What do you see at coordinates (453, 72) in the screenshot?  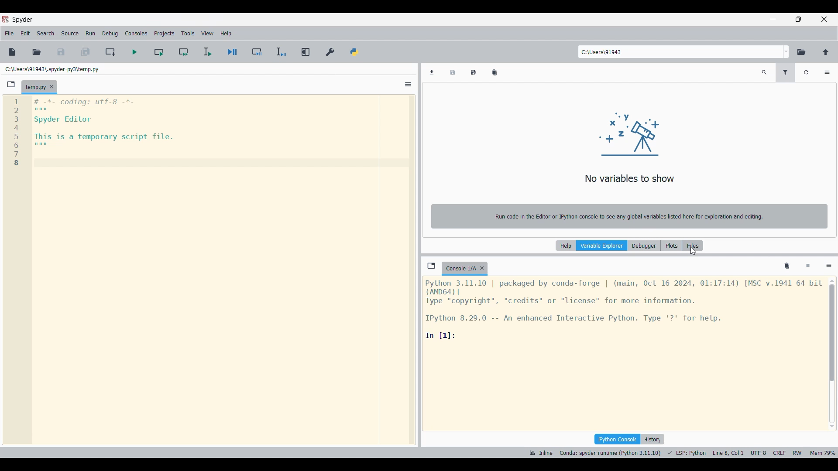 I see `Save data` at bounding box center [453, 72].